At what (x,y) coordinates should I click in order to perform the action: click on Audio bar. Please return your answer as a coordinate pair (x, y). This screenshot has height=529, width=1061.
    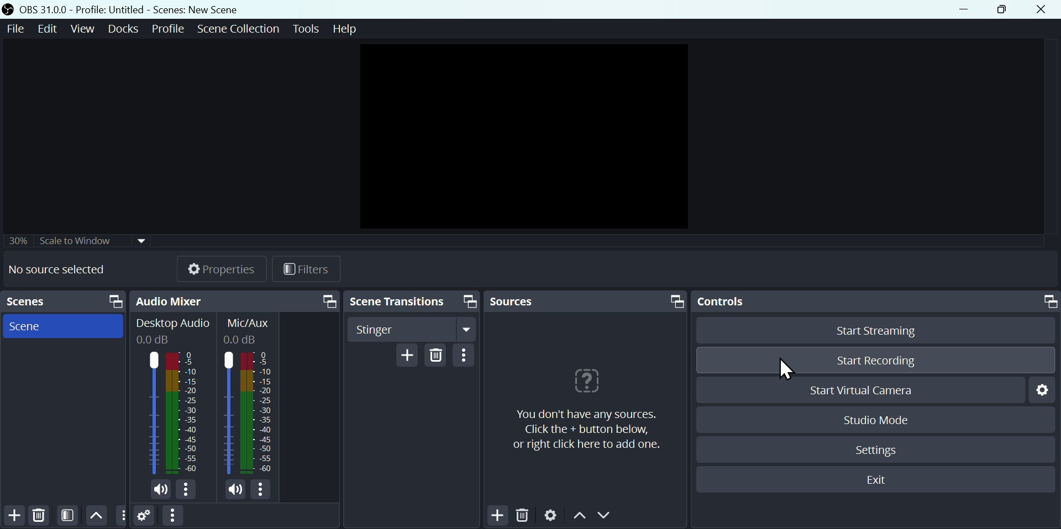
    Looking at the image, I should click on (169, 397).